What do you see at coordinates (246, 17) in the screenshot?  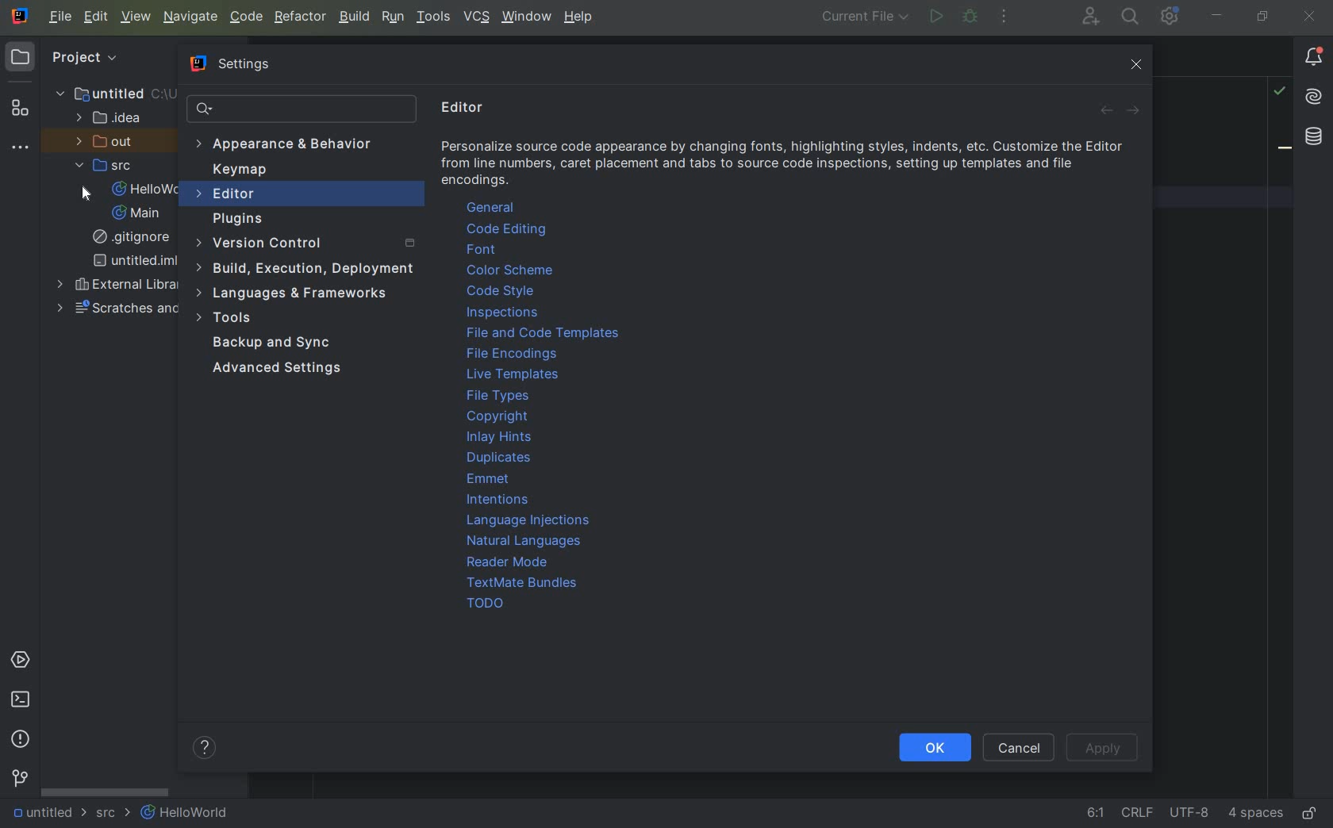 I see `CODE` at bounding box center [246, 17].